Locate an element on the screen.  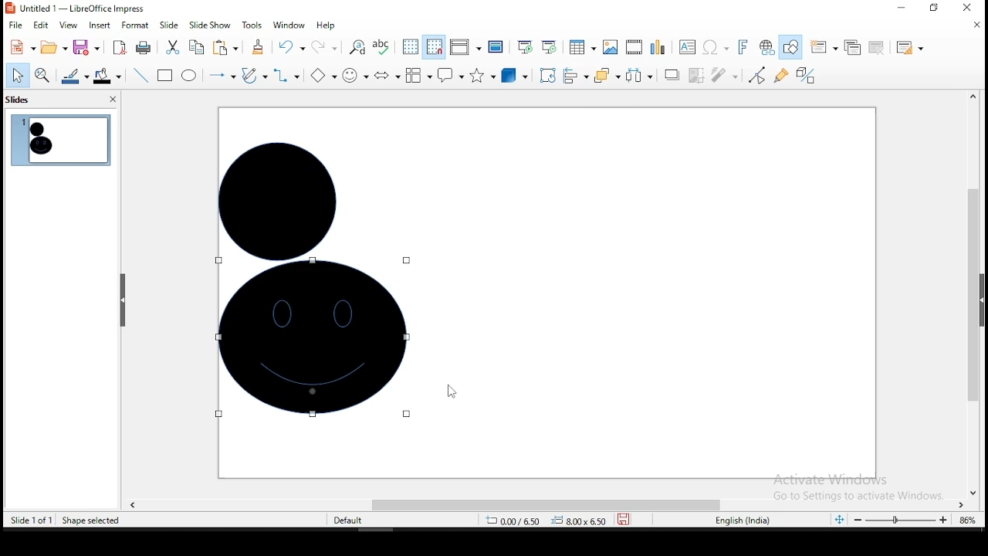
fit slide to current window is located at coordinates (838, 518).